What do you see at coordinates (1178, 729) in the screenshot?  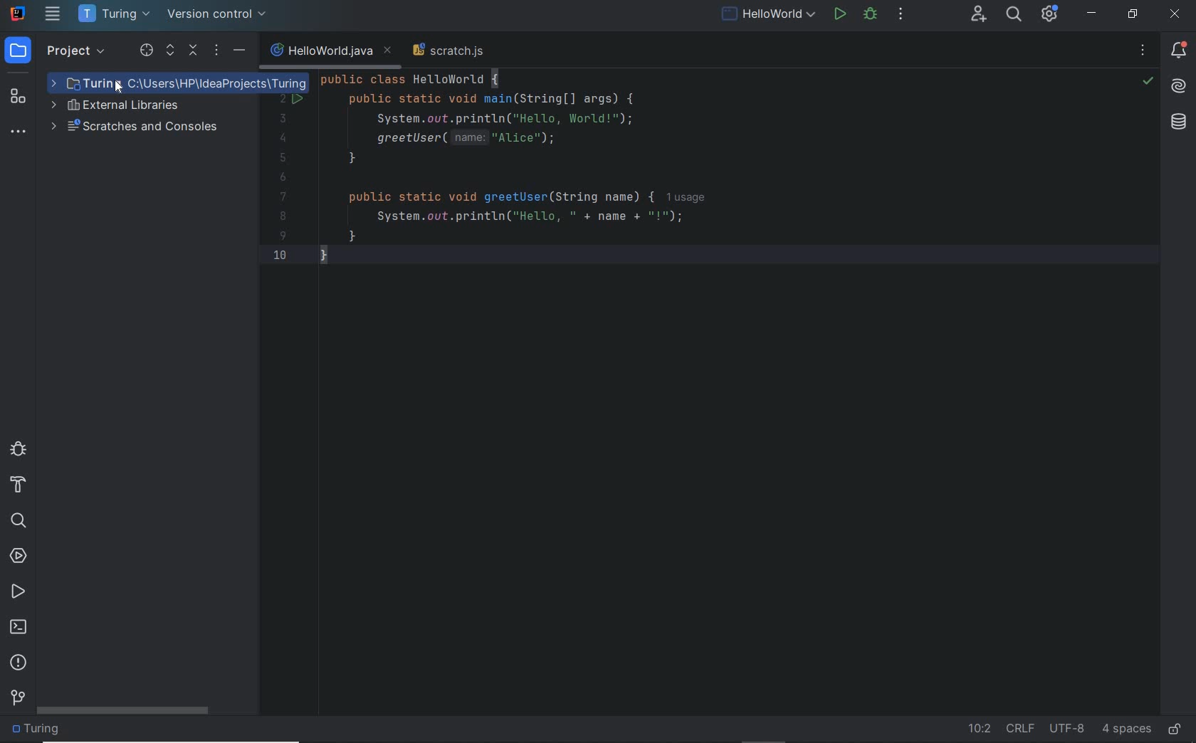 I see `make file ready only` at bounding box center [1178, 729].